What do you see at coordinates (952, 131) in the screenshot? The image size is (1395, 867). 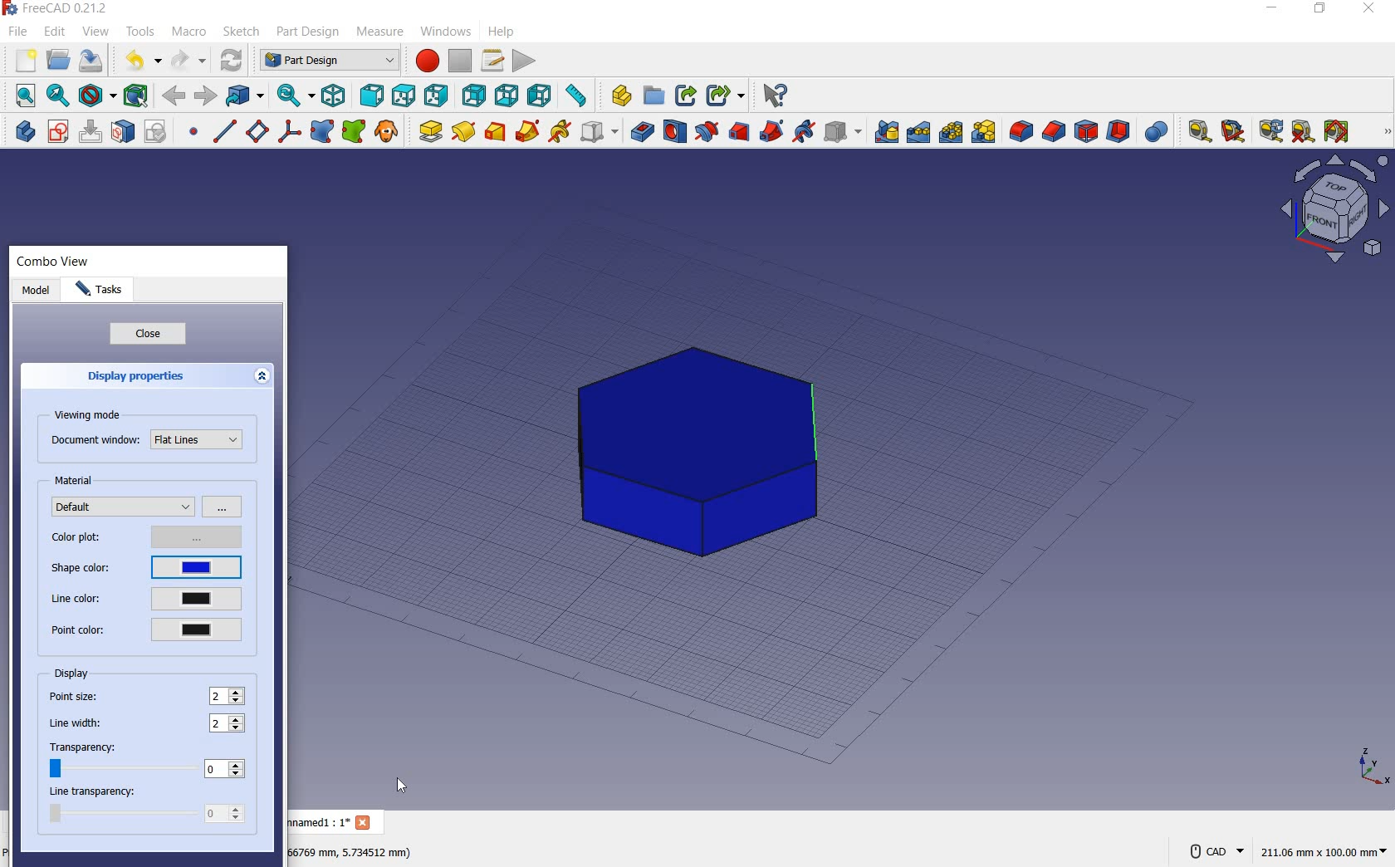 I see `polarpattern` at bounding box center [952, 131].